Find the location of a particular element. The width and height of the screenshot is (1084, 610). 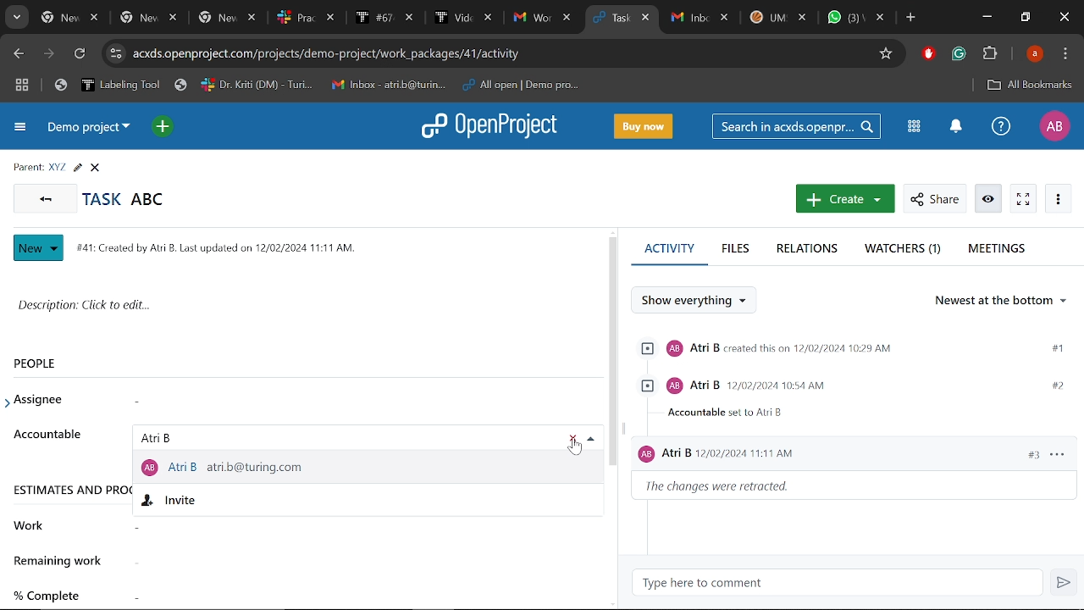

Search tabs is located at coordinates (17, 17).